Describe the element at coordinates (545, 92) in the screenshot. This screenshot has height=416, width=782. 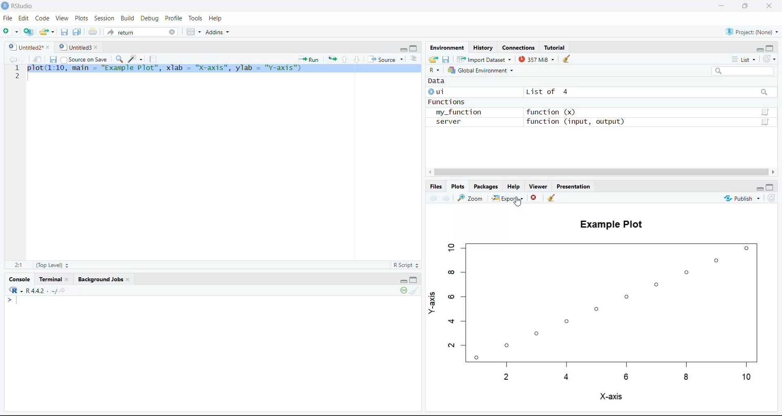
I see `List of 4` at that location.